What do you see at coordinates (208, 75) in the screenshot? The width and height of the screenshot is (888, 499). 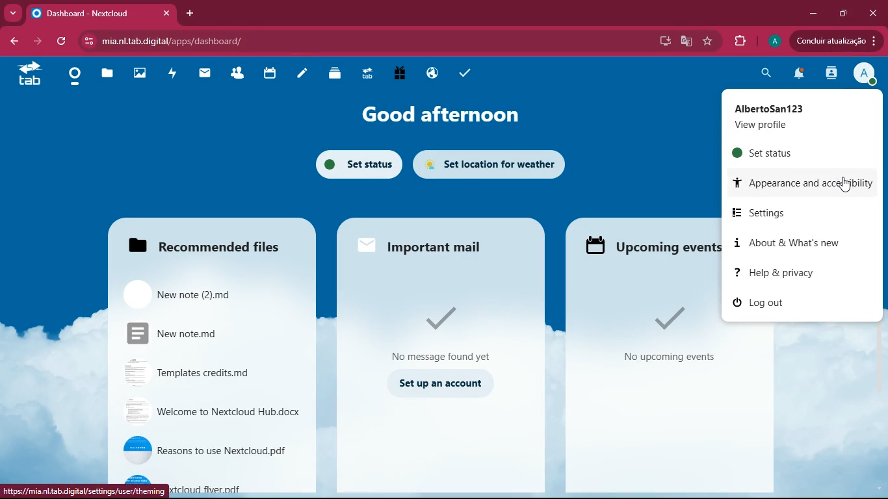 I see `mail` at bounding box center [208, 75].